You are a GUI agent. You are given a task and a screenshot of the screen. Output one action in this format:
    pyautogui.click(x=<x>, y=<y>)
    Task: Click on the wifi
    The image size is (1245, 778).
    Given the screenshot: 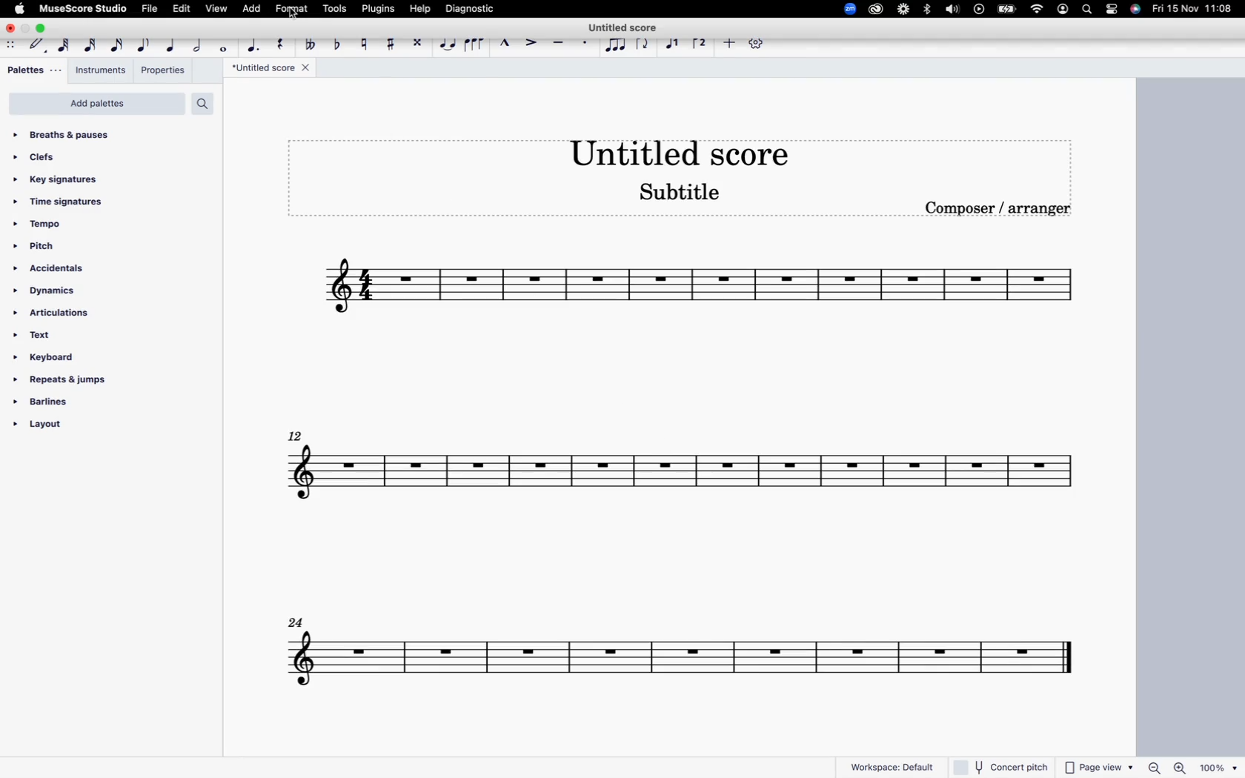 What is the action you would take?
    pyautogui.click(x=1037, y=10)
    